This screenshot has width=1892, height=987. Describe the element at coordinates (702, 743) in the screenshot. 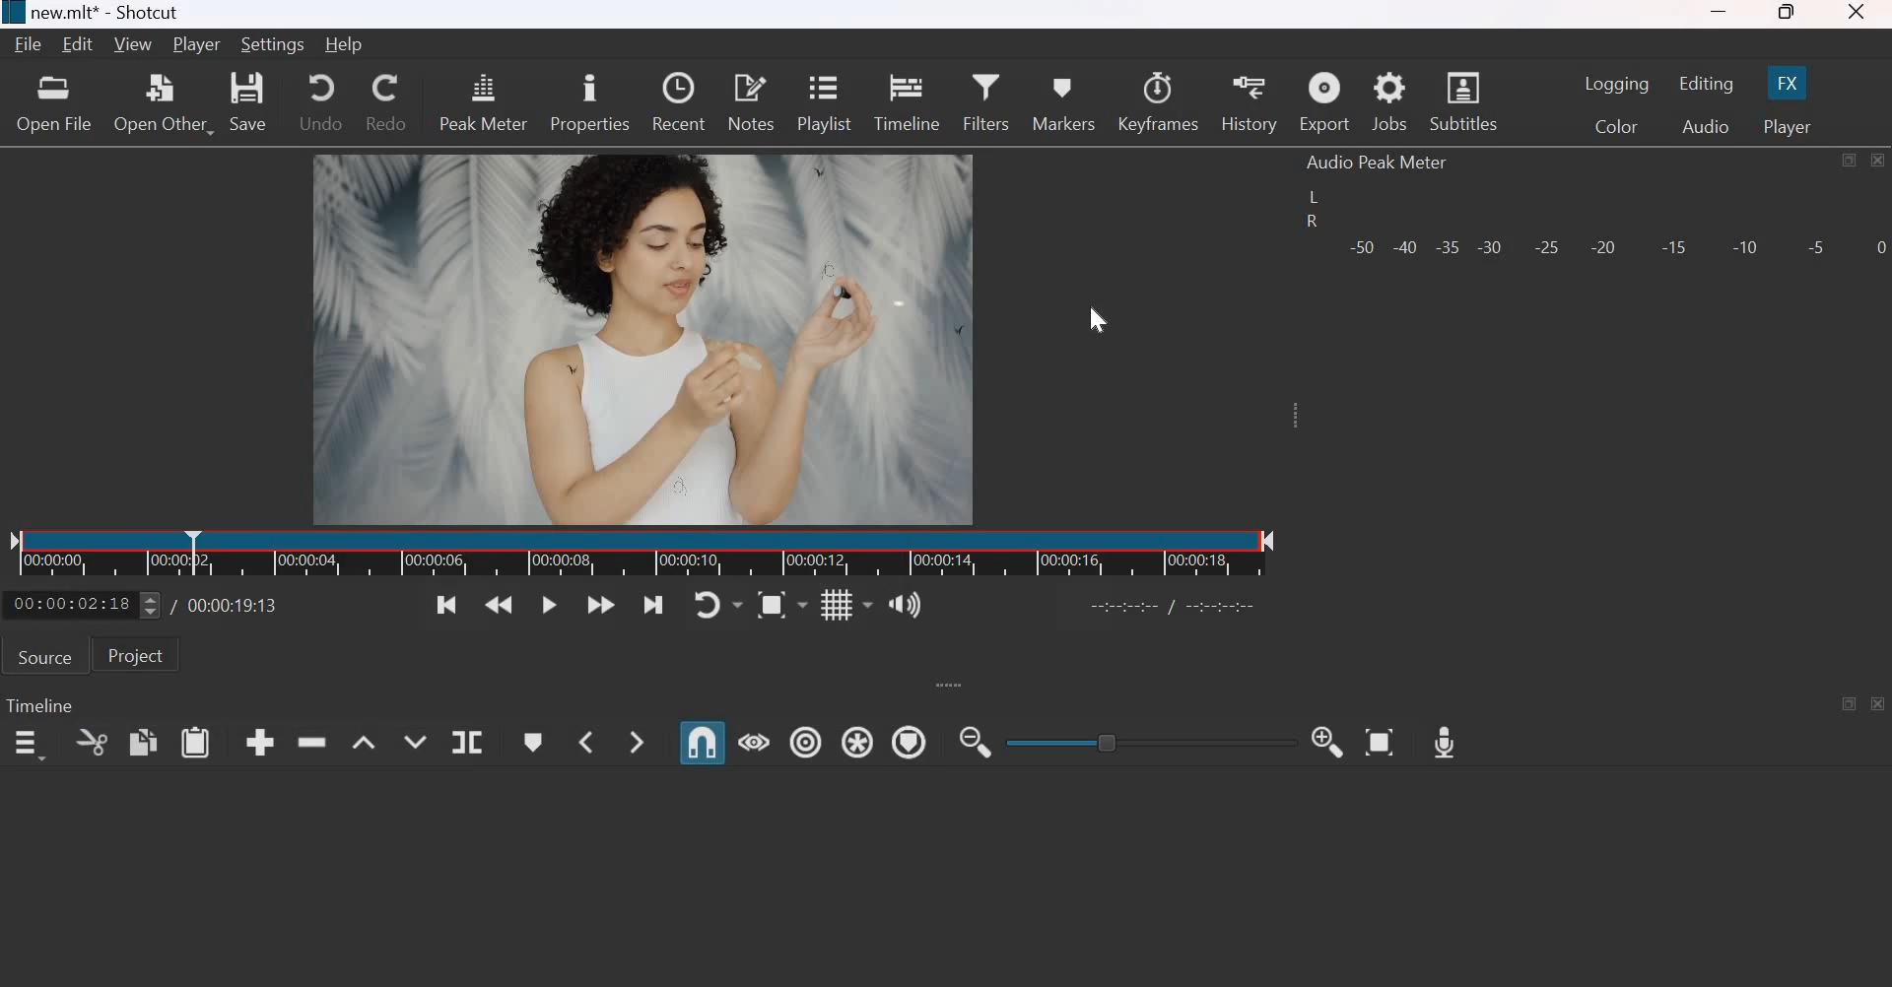

I see `Snap` at that location.